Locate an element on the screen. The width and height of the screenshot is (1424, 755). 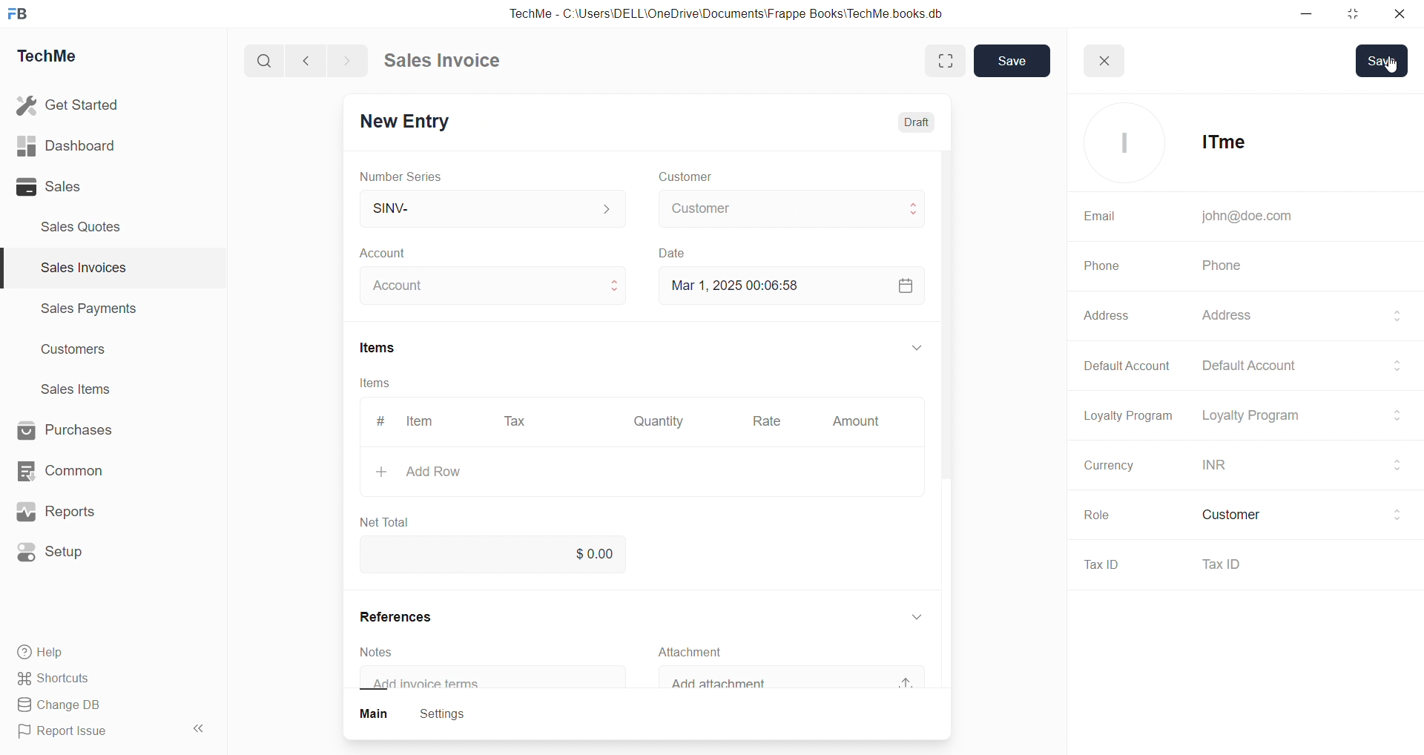
Search buton is located at coordinates (266, 61).